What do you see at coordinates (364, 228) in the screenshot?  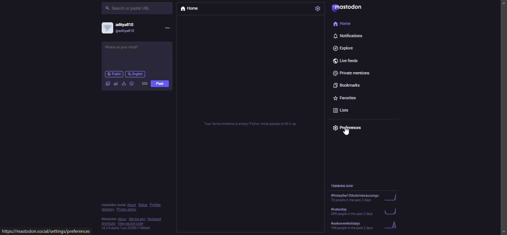 I see `trending` at bounding box center [364, 228].